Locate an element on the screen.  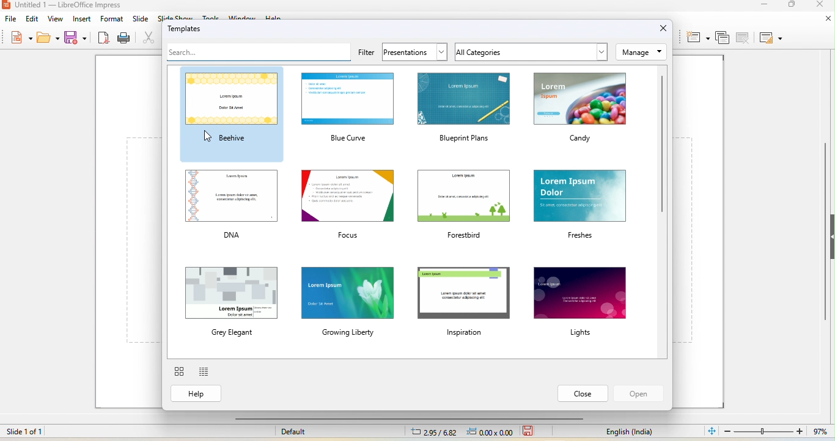
2.95/6.82 (cursor position changed) is located at coordinates (433, 432).